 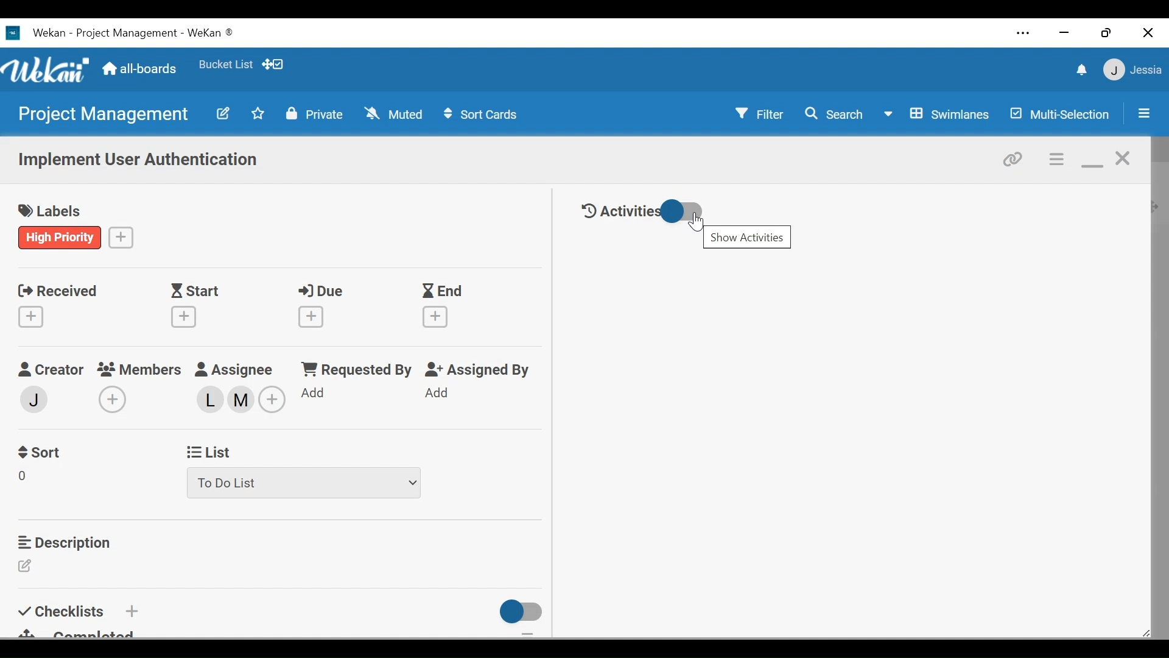 I want to click on List dropdown menu, so click(x=305, y=483).